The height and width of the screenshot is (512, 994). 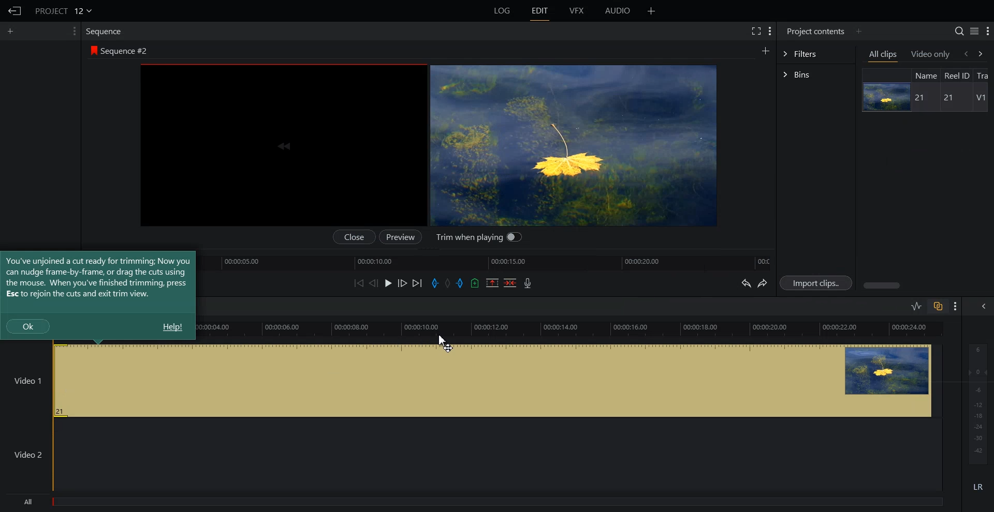 What do you see at coordinates (374, 283) in the screenshot?
I see `Nudge one frame back` at bounding box center [374, 283].